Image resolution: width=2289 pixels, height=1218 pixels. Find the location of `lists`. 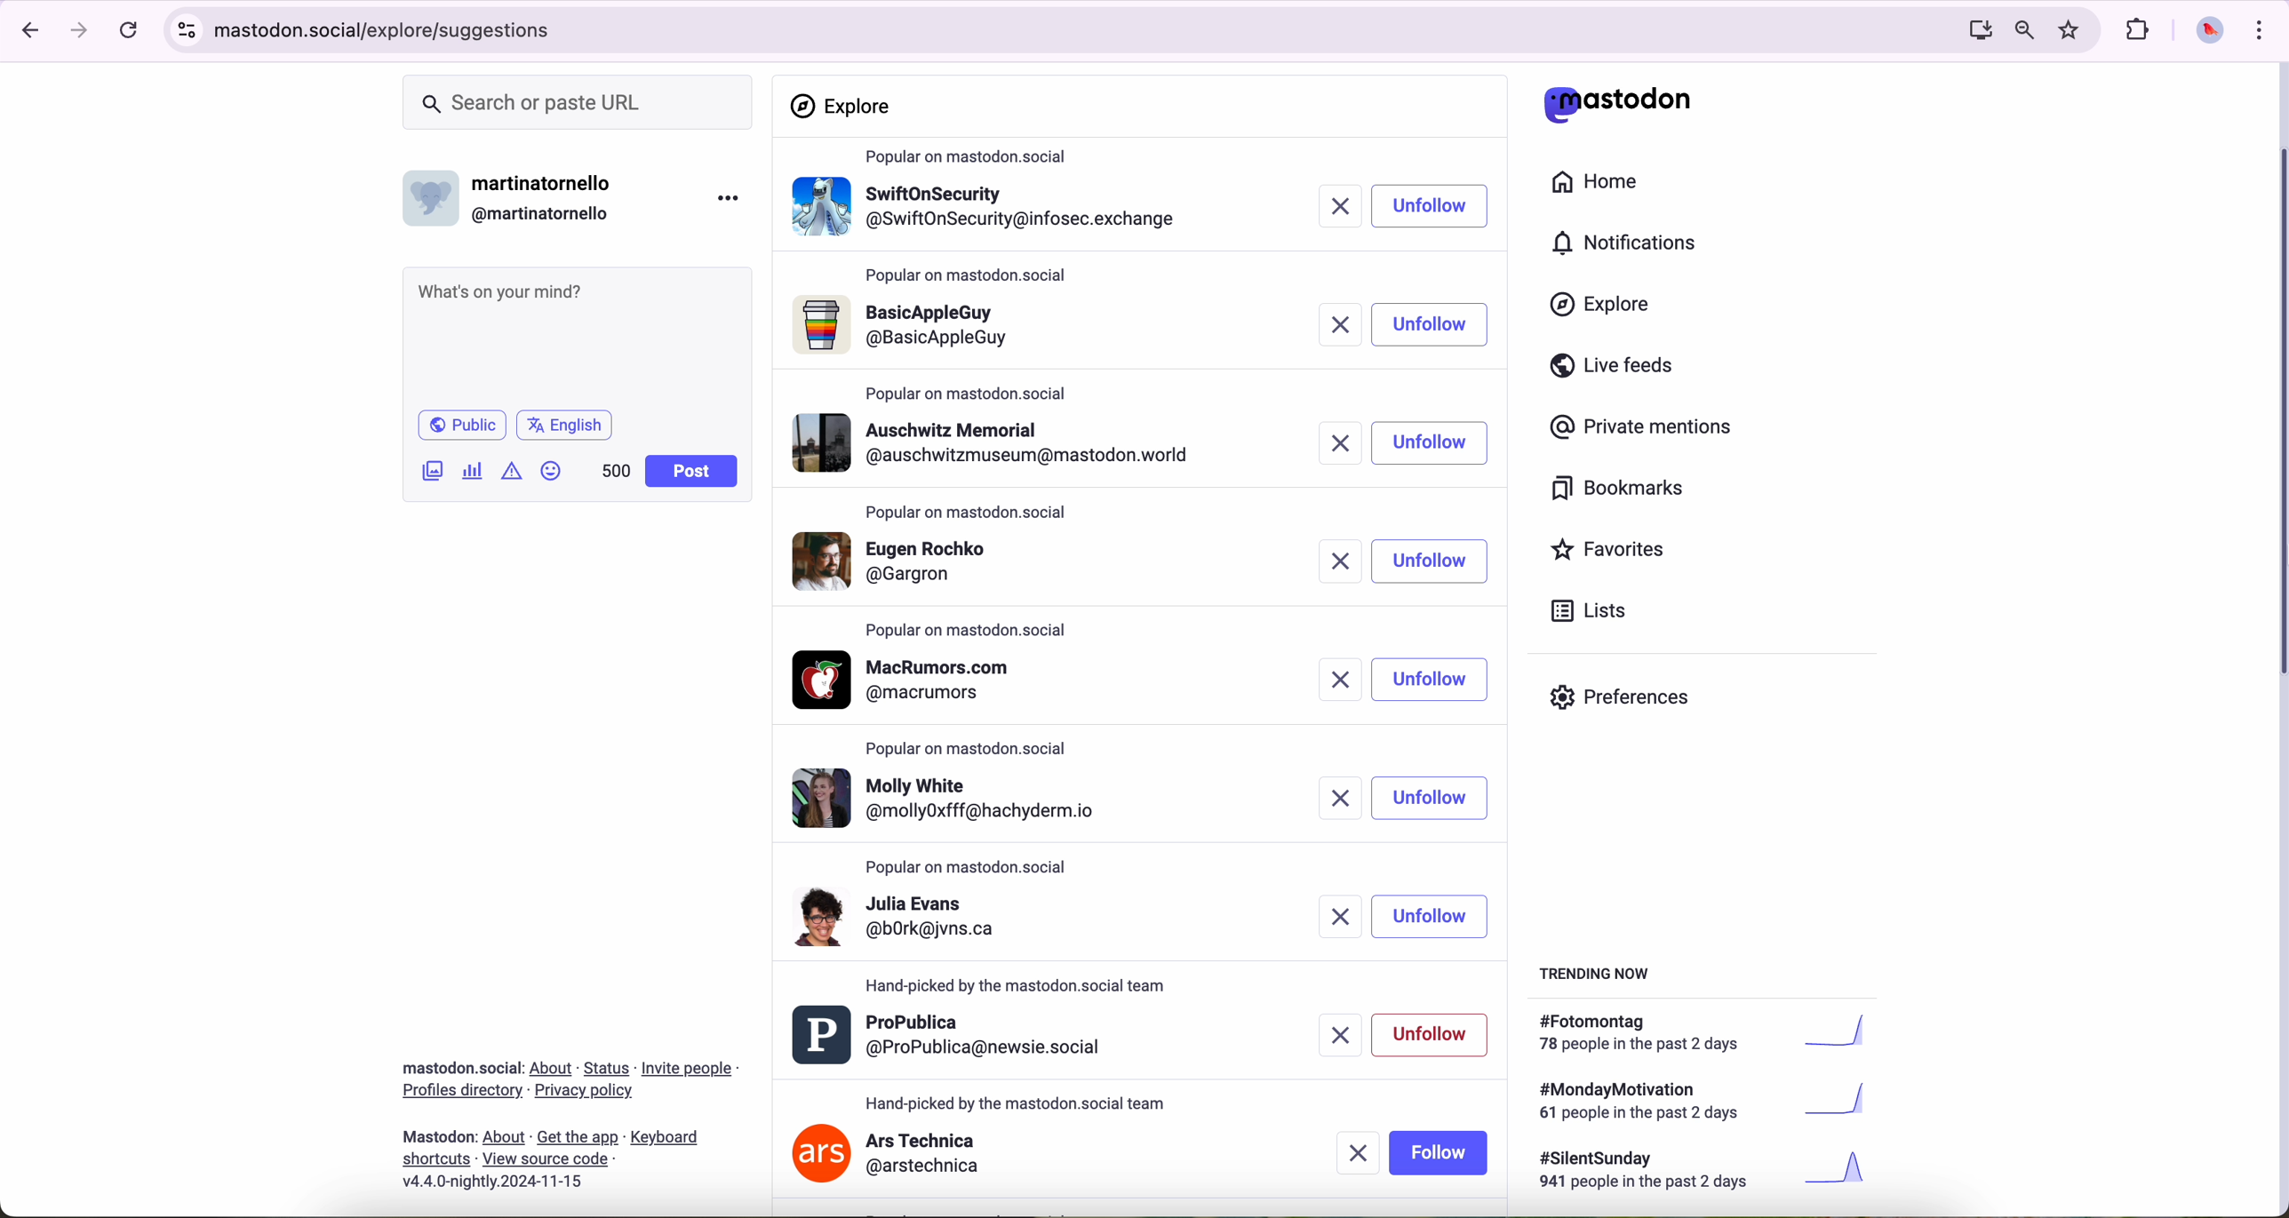

lists is located at coordinates (1582, 610).